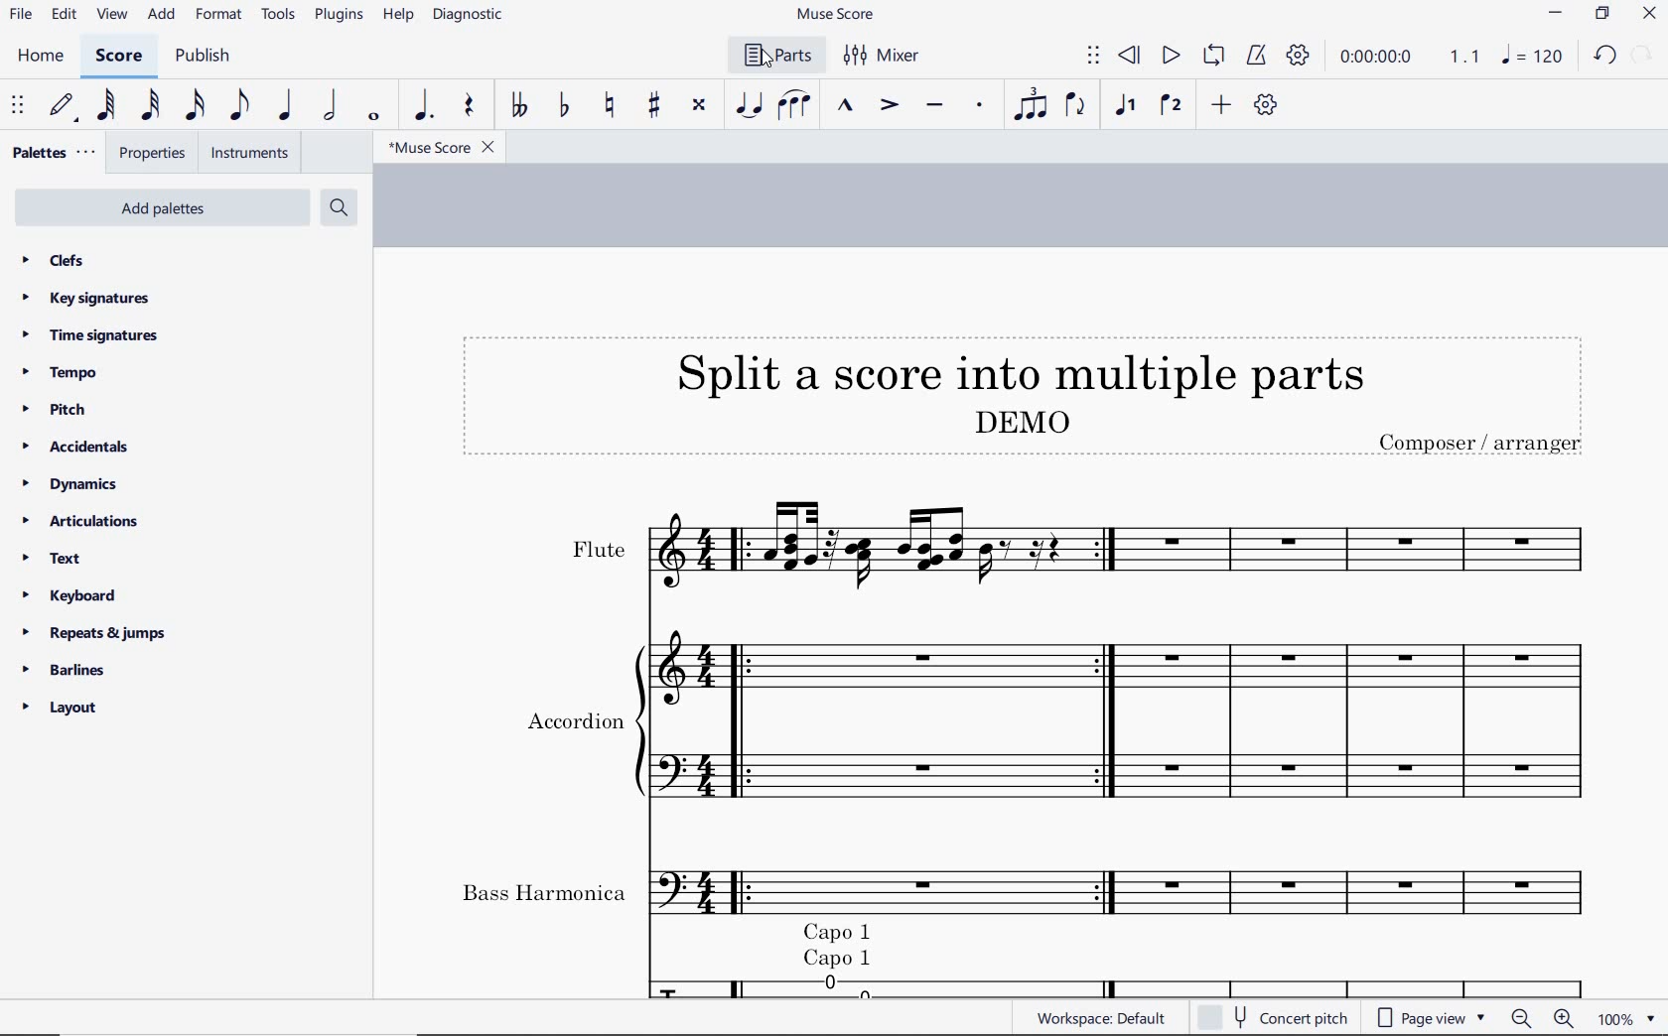  What do you see at coordinates (795, 106) in the screenshot?
I see `slur` at bounding box center [795, 106].